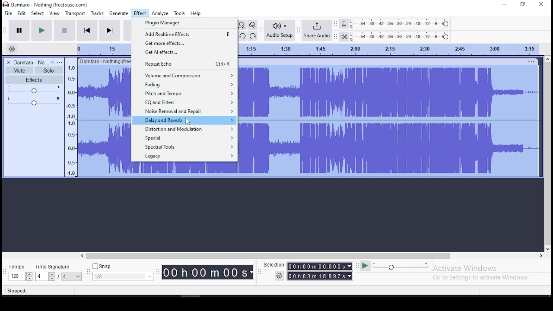  I want to click on distortion and modulation, so click(184, 129).